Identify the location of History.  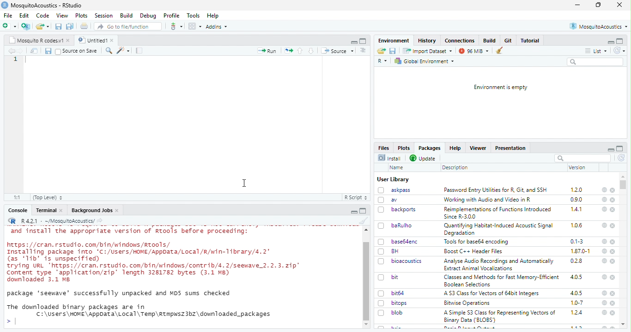
(427, 41).